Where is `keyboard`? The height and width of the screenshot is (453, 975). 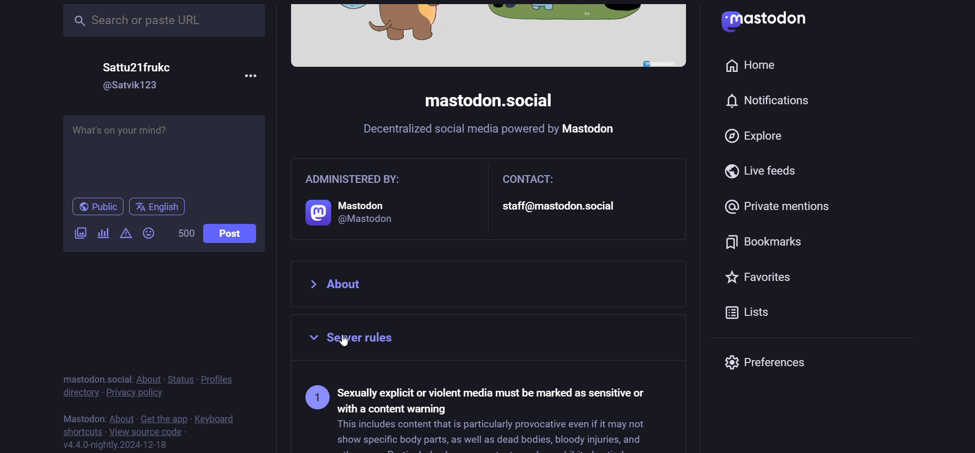
keyboard is located at coordinates (218, 419).